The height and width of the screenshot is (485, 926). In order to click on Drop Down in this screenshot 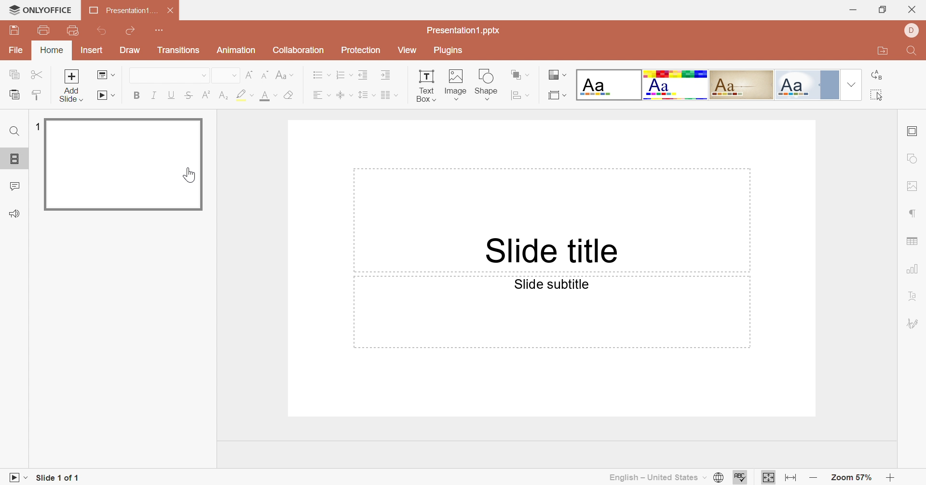, I will do `click(397, 95)`.